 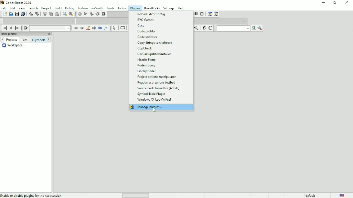 What do you see at coordinates (50, 28) in the screenshot?
I see `Drop down` at bounding box center [50, 28].